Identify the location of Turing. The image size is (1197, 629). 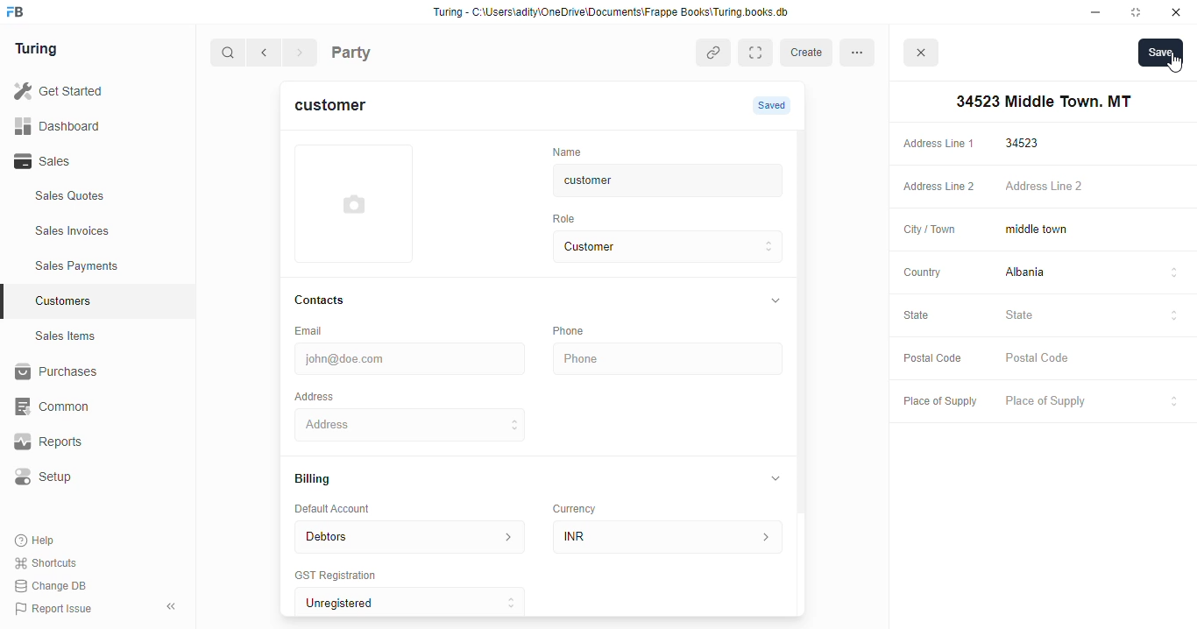
(40, 50).